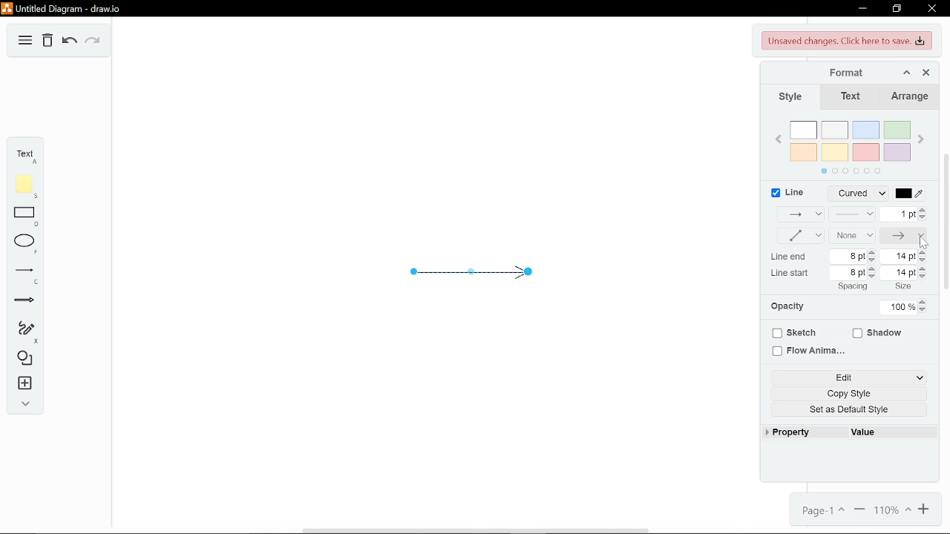  I want to click on Close format, so click(926, 73).